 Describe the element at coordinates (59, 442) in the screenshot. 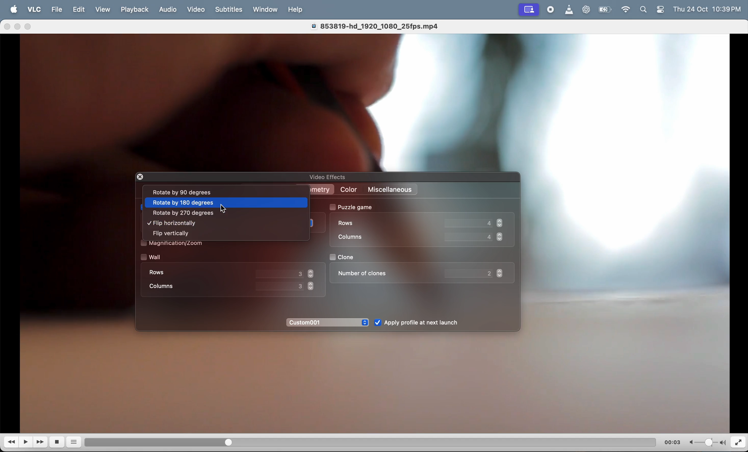

I see `stop` at that location.